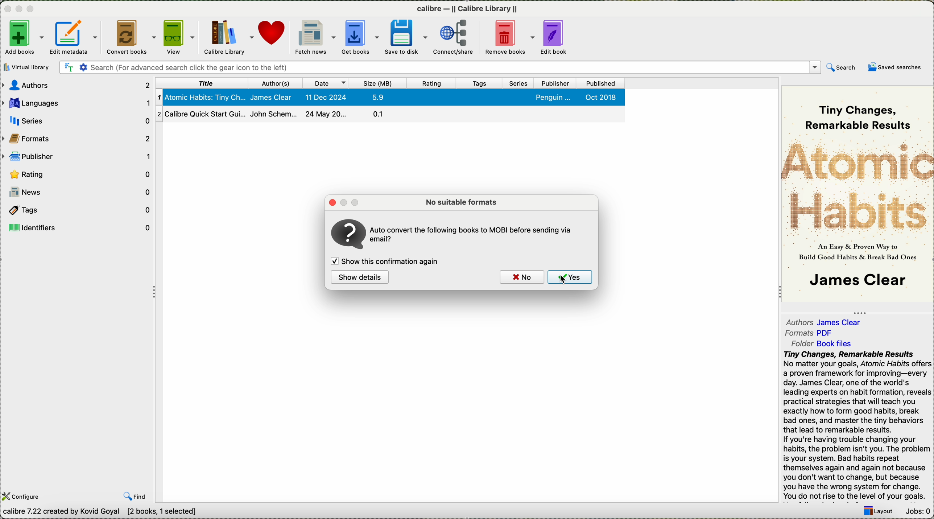  I want to click on close popup, so click(331, 202).